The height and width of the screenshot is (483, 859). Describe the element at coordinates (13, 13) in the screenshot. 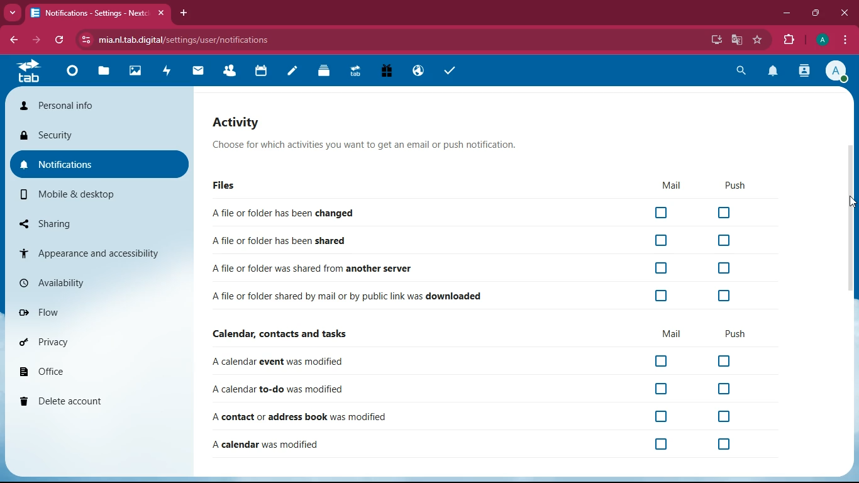

I see `Drop down` at that location.